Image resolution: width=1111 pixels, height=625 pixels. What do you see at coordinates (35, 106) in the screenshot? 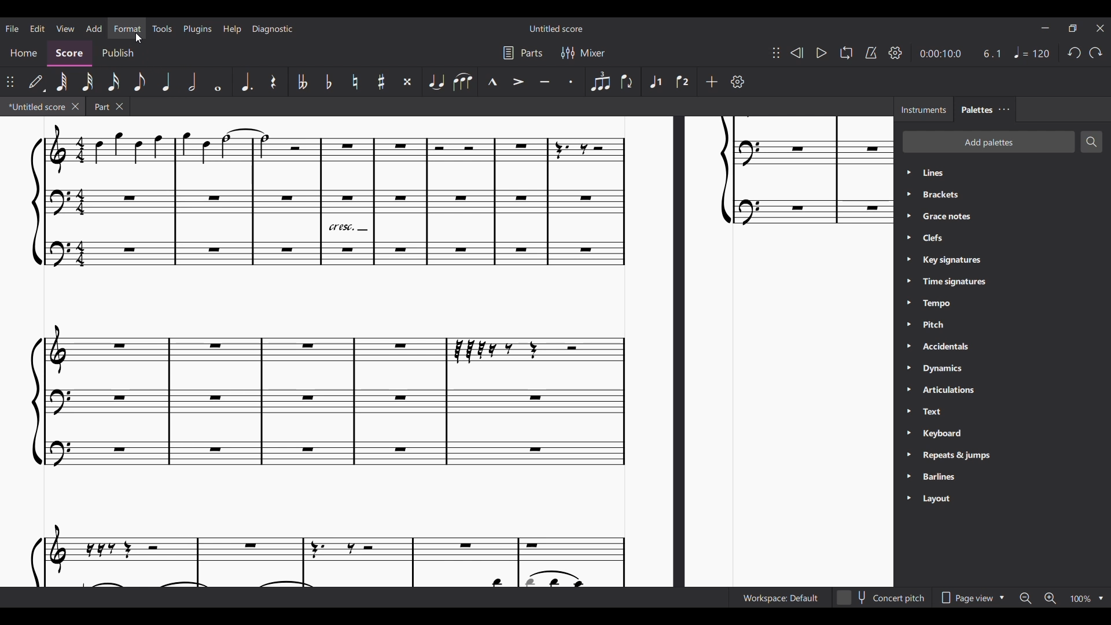
I see `Current tab highlighted` at bounding box center [35, 106].